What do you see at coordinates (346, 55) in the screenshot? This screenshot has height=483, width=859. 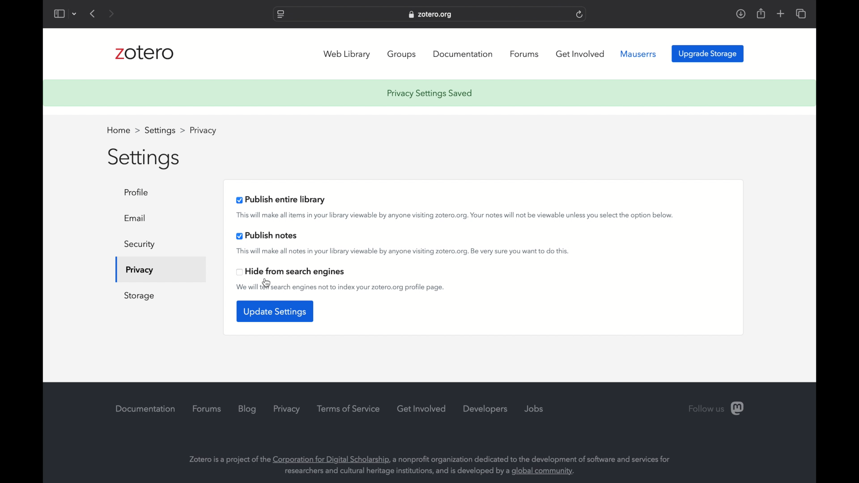 I see `web library` at bounding box center [346, 55].